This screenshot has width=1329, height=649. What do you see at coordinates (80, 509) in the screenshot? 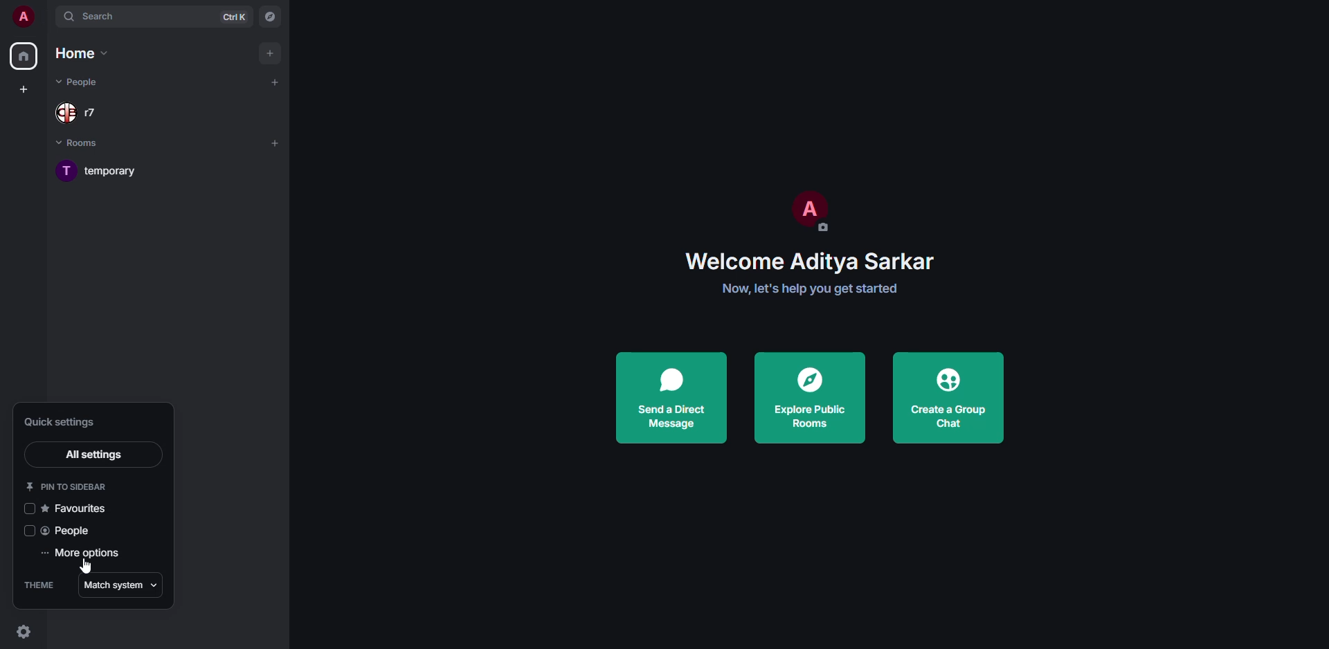
I see `favorites` at bounding box center [80, 509].